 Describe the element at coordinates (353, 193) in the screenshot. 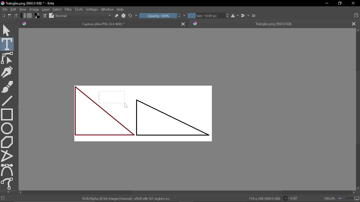

I see `Move right` at that location.